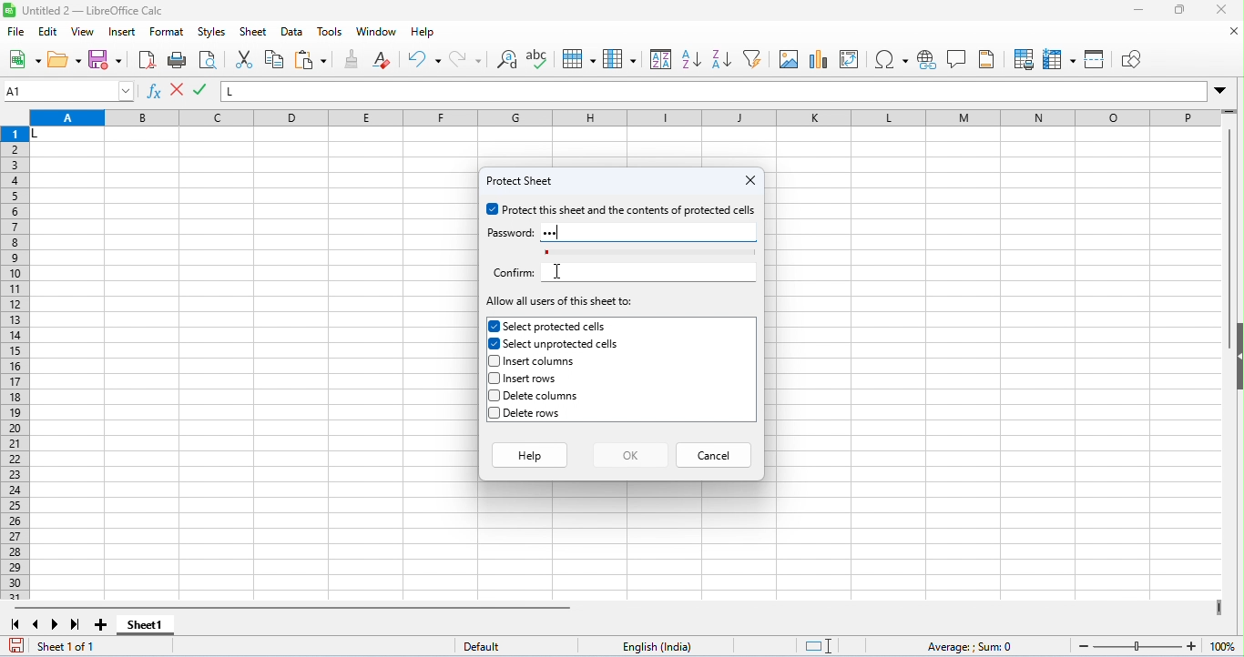 The height and width of the screenshot is (657, 1244). I want to click on formula, so click(972, 647).